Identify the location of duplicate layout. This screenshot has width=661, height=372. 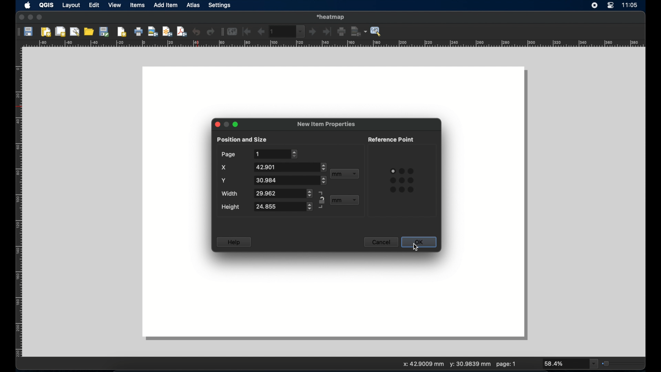
(61, 31).